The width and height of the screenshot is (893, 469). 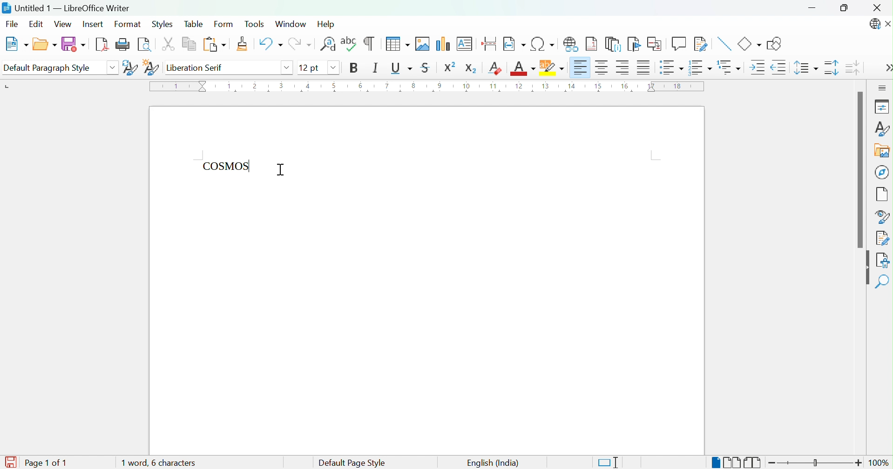 What do you see at coordinates (194, 24) in the screenshot?
I see `Table` at bounding box center [194, 24].